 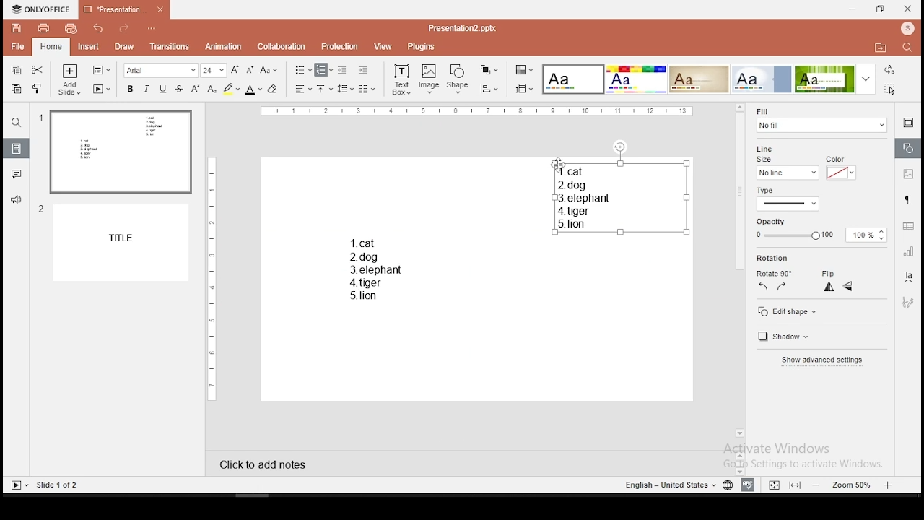 What do you see at coordinates (302, 90) in the screenshot?
I see `horizontal align` at bounding box center [302, 90].